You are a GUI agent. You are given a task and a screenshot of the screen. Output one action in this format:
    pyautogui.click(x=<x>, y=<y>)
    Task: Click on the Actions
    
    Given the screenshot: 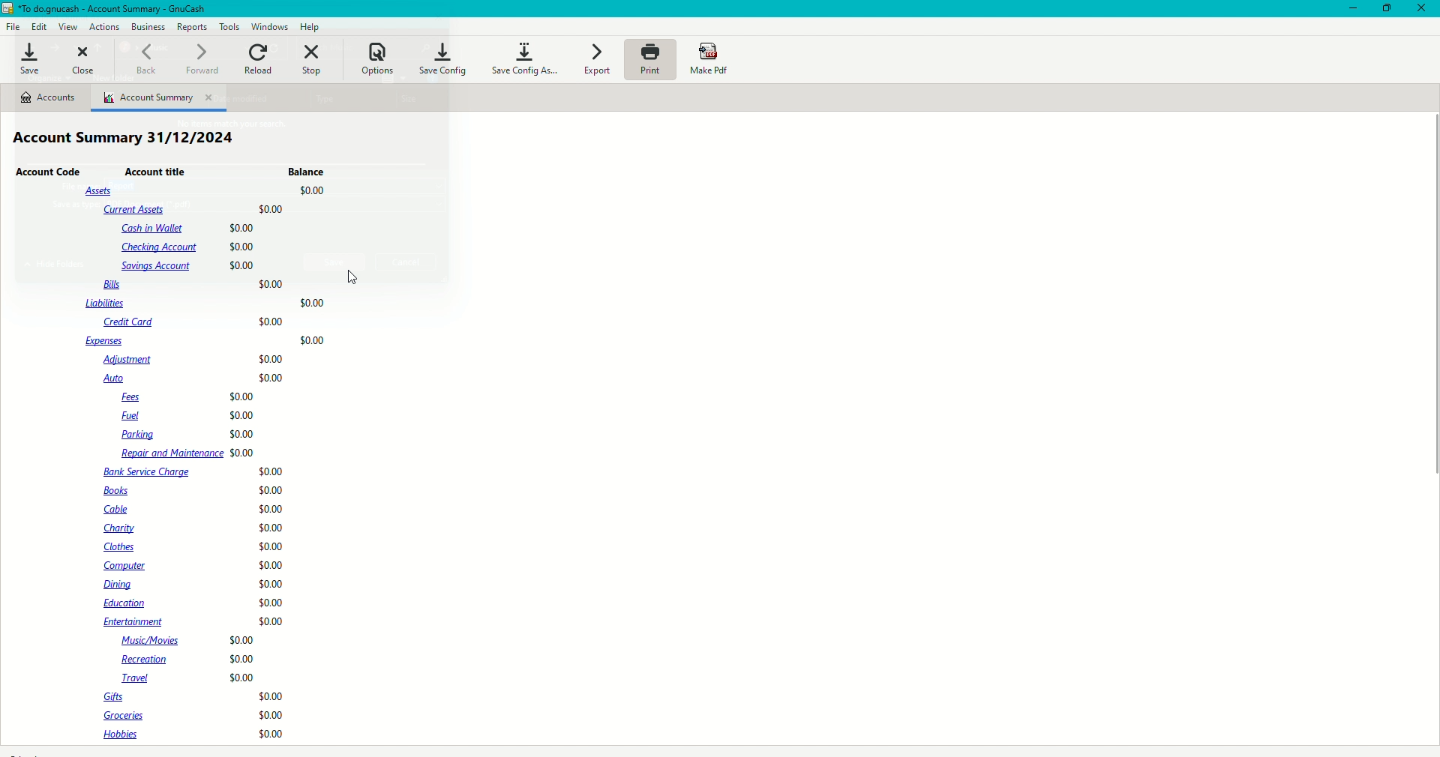 What is the action you would take?
    pyautogui.click(x=106, y=26)
    